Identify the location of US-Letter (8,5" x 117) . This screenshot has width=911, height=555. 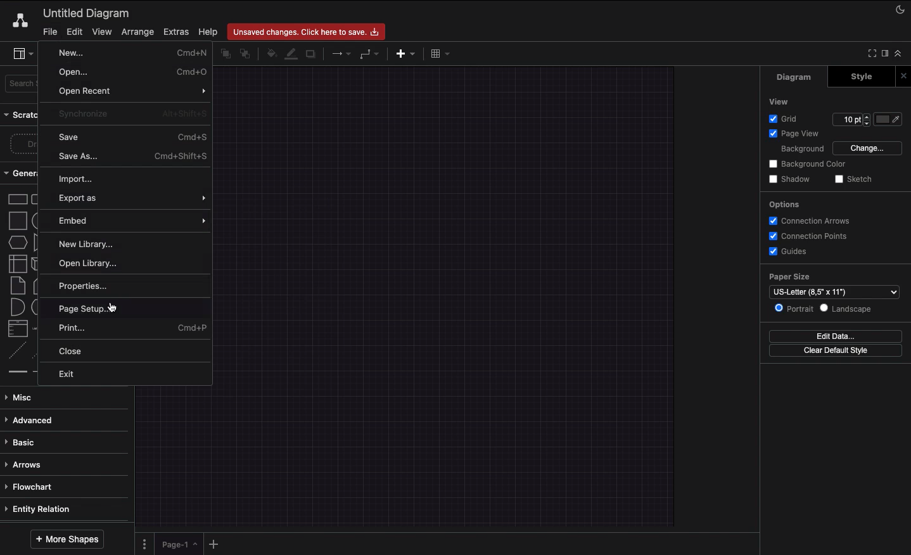
(831, 292).